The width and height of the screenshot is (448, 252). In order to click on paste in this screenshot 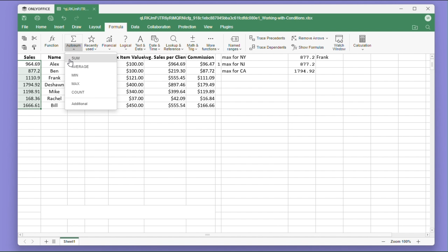, I will do `click(23, 48)`.